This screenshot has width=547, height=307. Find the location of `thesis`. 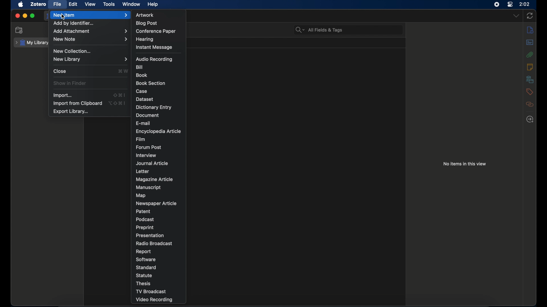

thesis is located at coordinates (144, 283).